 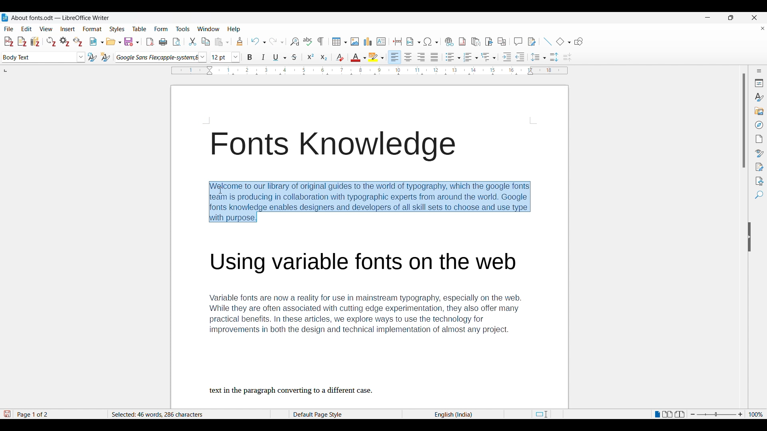 I want to click on Find, so click(x=759, y=195).